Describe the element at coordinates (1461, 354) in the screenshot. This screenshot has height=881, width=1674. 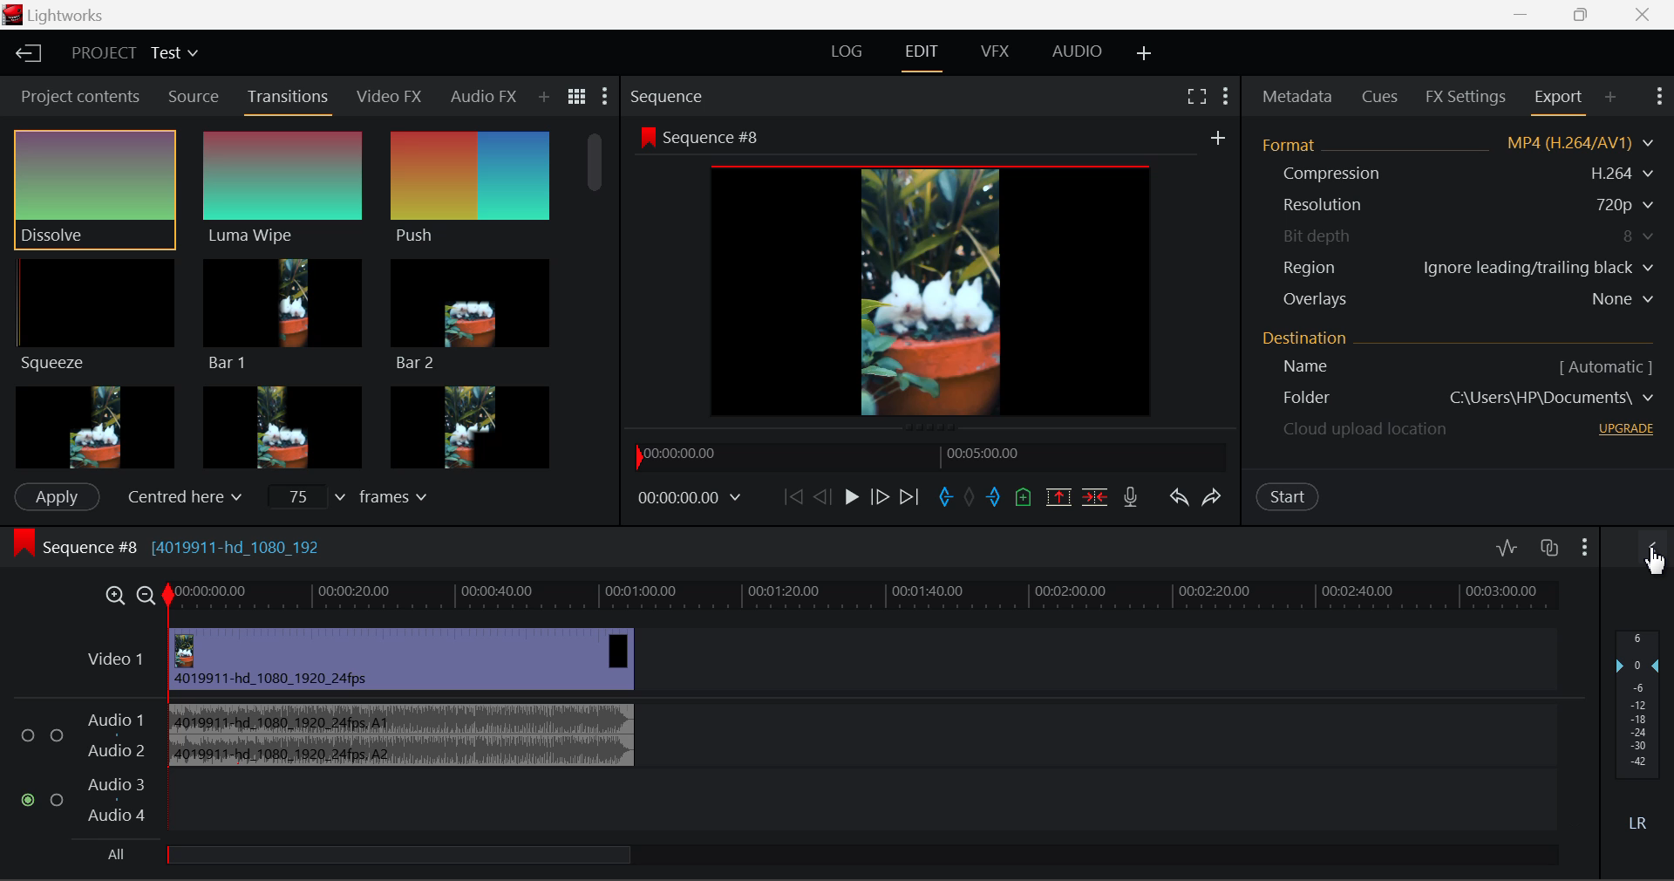
I see `Destination Details` at that location.